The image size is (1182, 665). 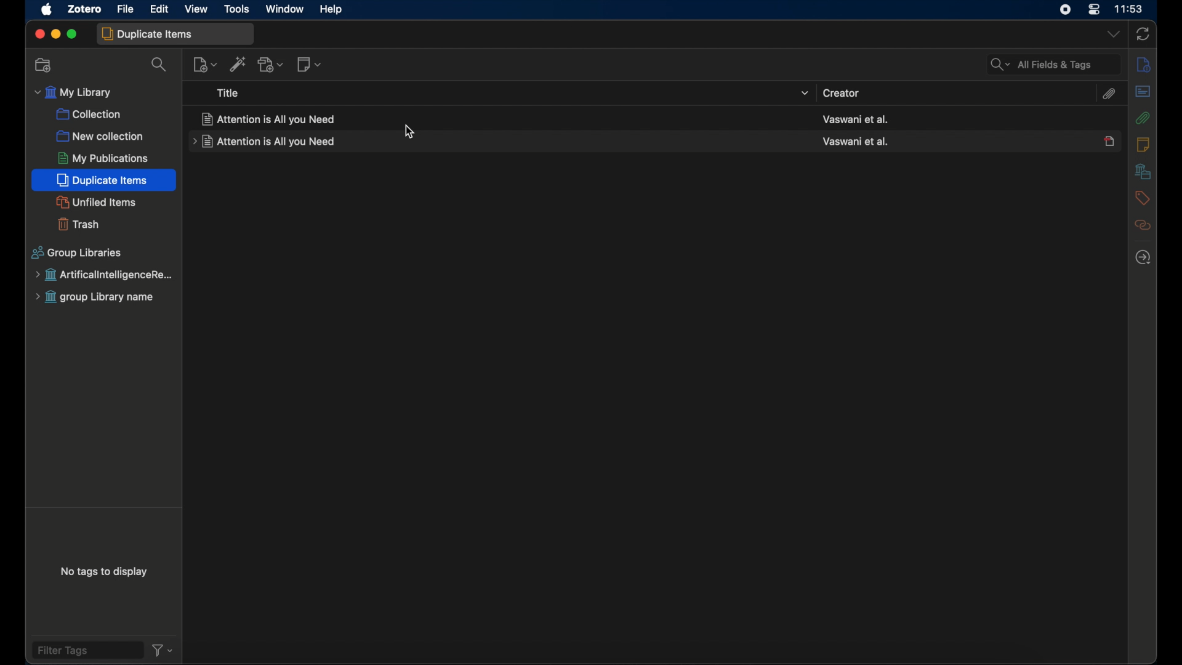 I want to click on collection, so click(x=89, y=115).